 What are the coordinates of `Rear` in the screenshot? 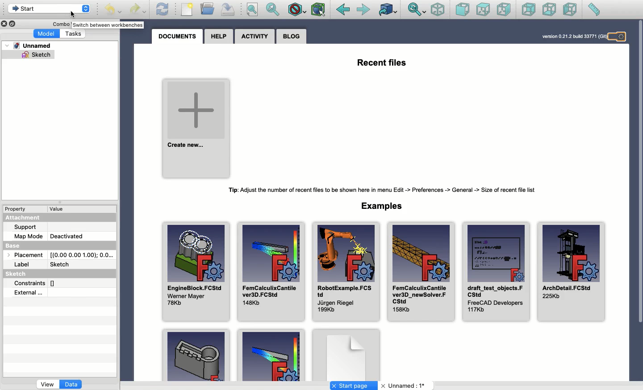 It's located at (529, 9).